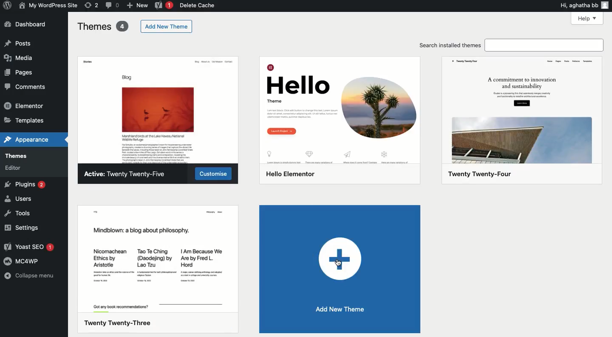  What do you see at coordinates (22, 228) in the screenshot?
I see `Settings` at bounding box center [22, 228].